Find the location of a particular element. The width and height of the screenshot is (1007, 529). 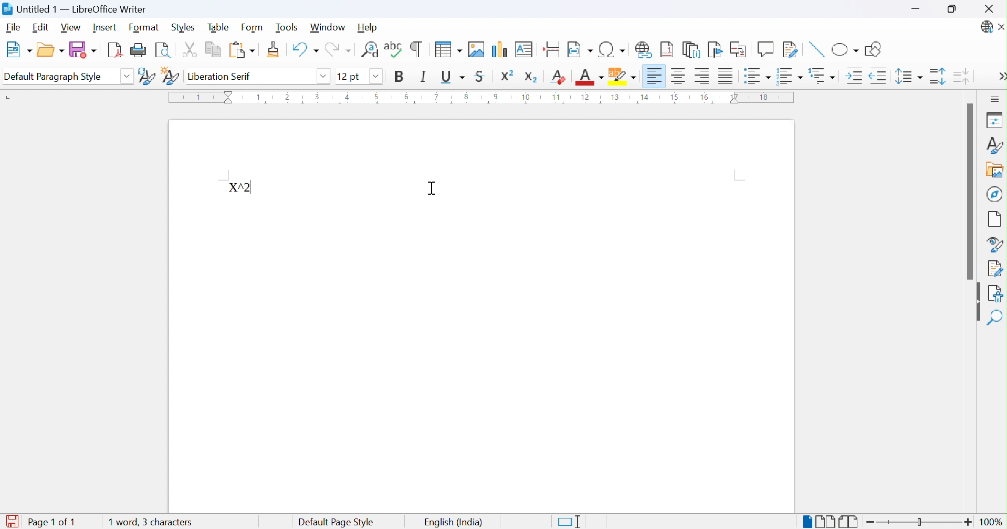

100% is located at coordinates (991, 522).